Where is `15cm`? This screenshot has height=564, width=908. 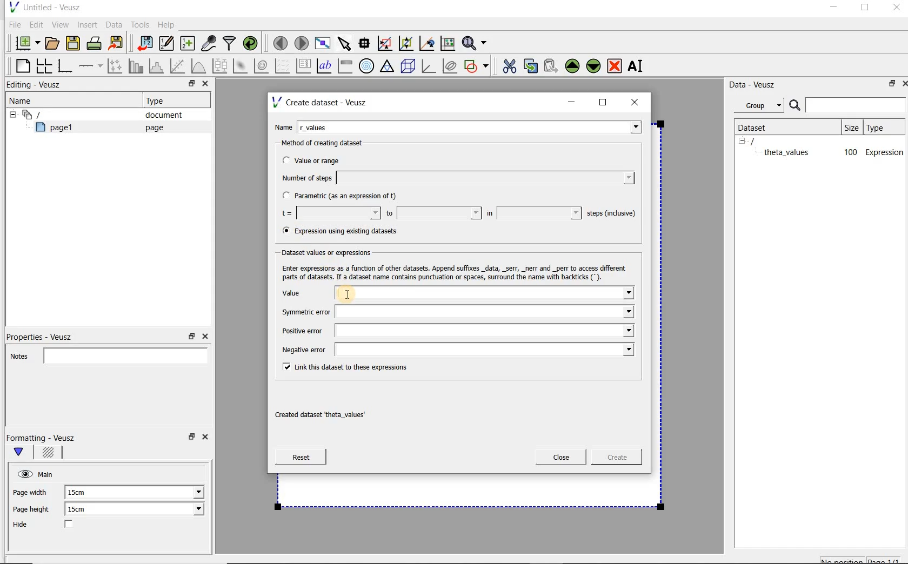
15cm is located at coordinates (82, 493).